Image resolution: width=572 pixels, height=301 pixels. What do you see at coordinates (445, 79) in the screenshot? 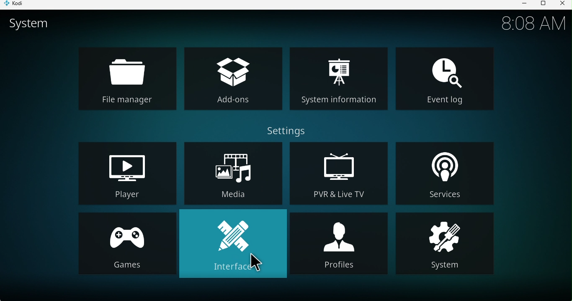
I see `Event log` at bounding box center [445, 79].